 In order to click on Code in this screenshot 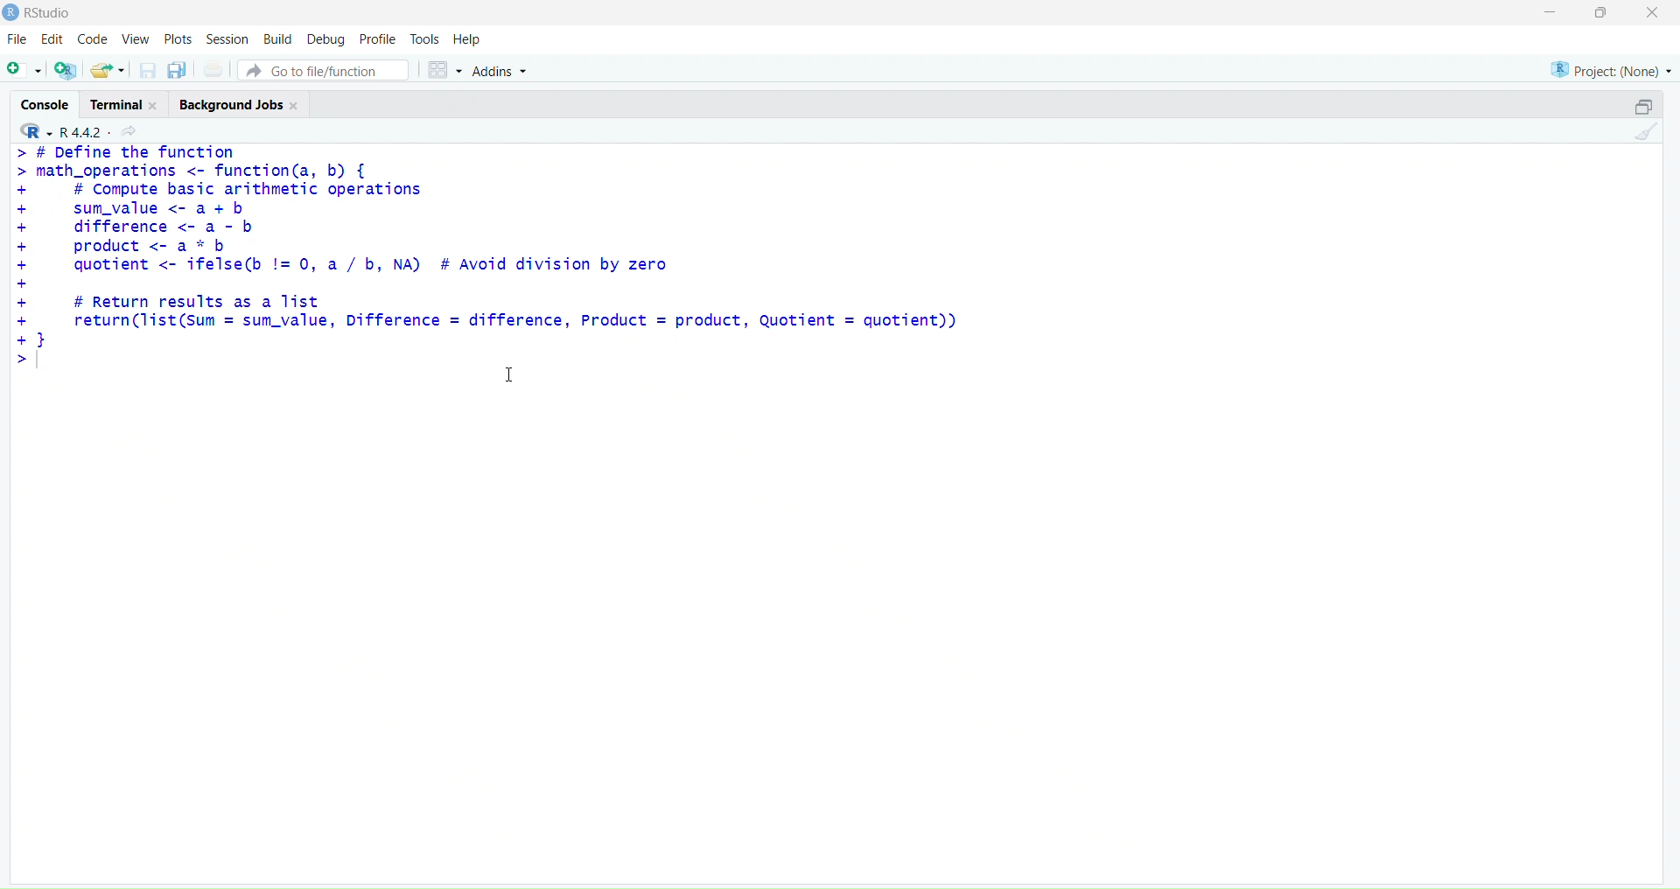, I will do `click(90, 41)`.